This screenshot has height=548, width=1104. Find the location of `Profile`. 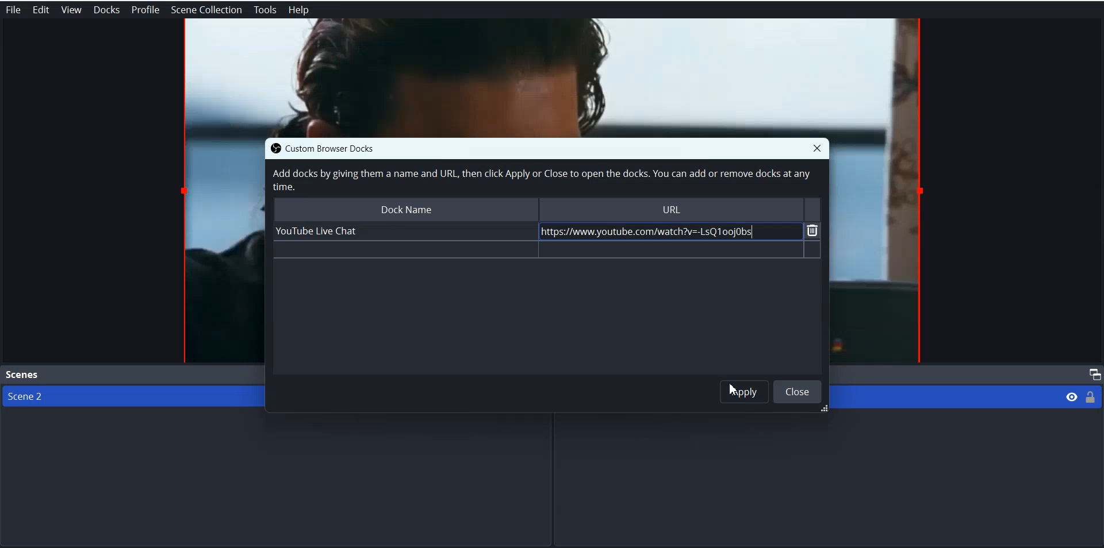

Profile is located at coordinates (145, 10).